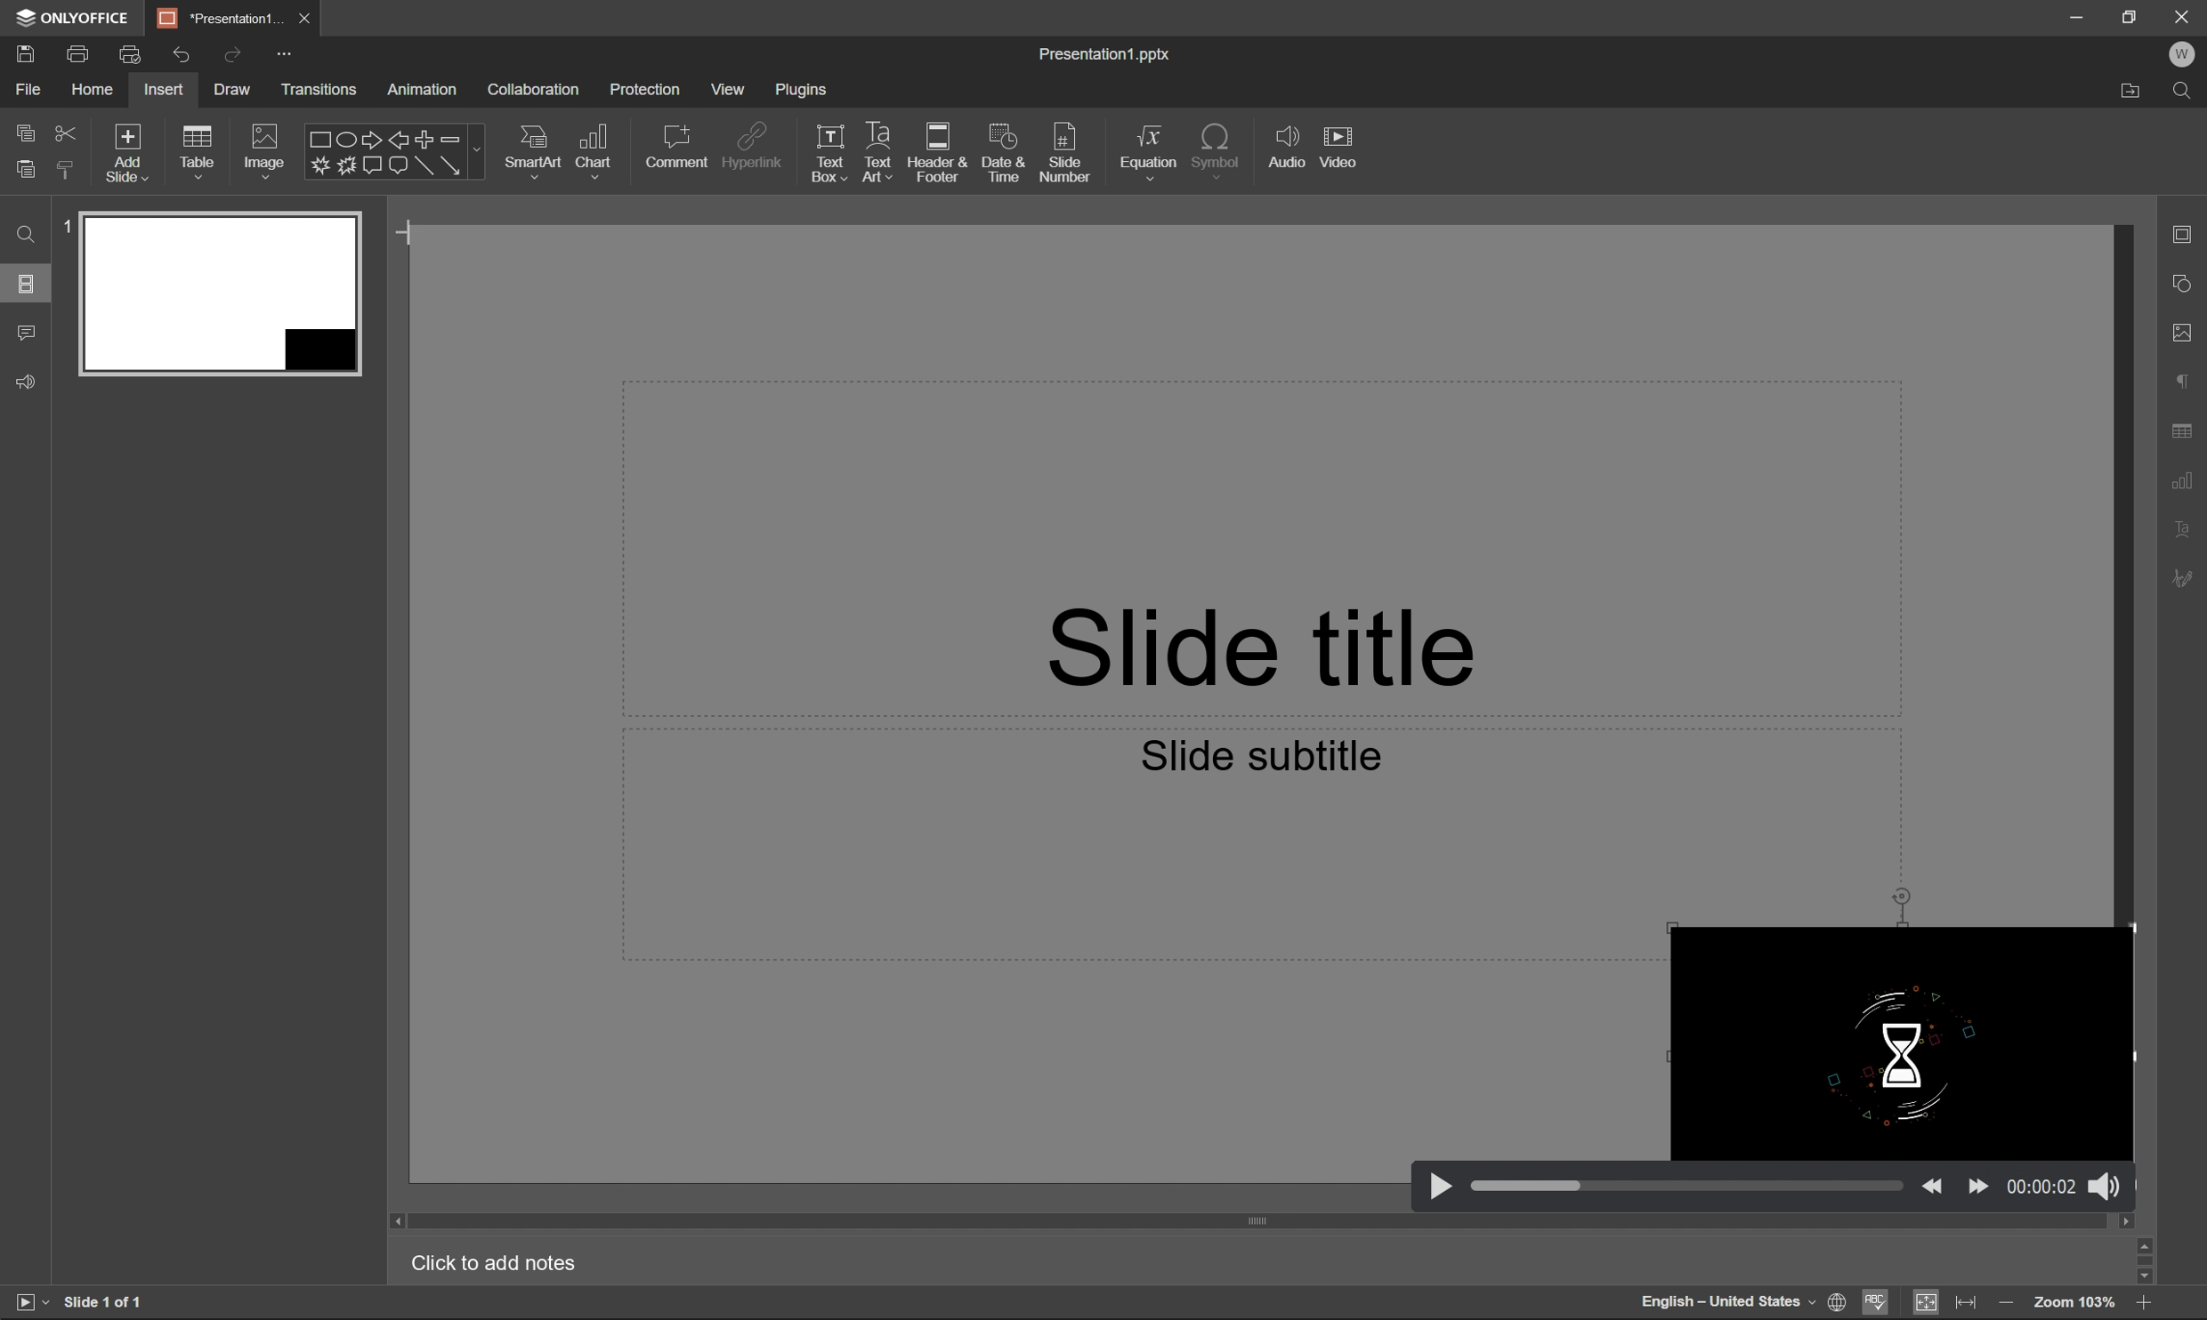  What do you see at coordinates (1896, 1044) in the screenshot?
I see `video` at bounding box center [1896, 1044].